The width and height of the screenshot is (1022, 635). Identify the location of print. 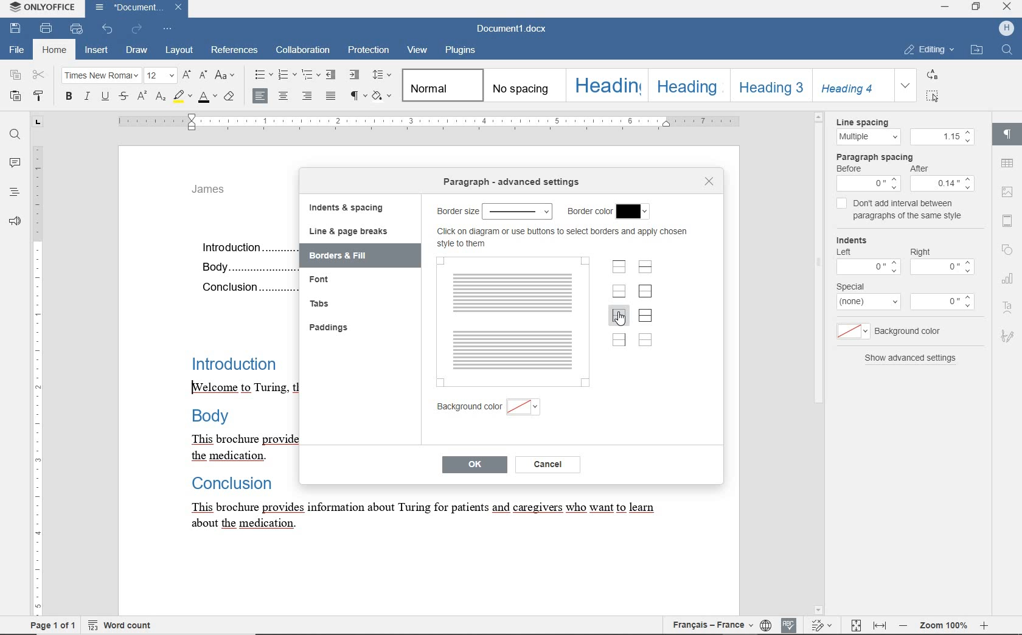
(47, 29).